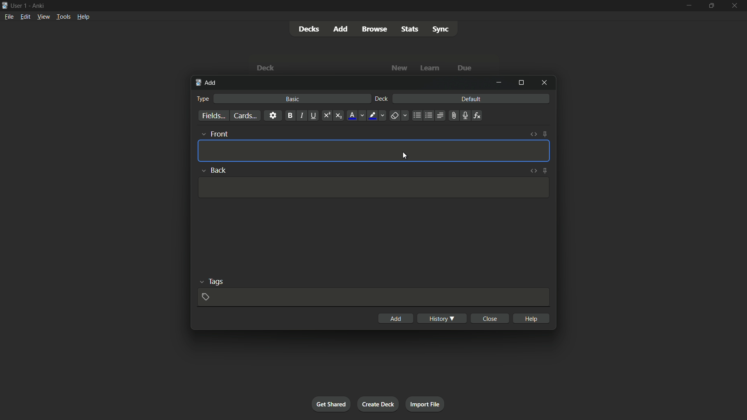 The width and height of the screenshot is (747, 420). Describe the element at coordinates (532, 318) in the screenshot. I see `help` at that location.